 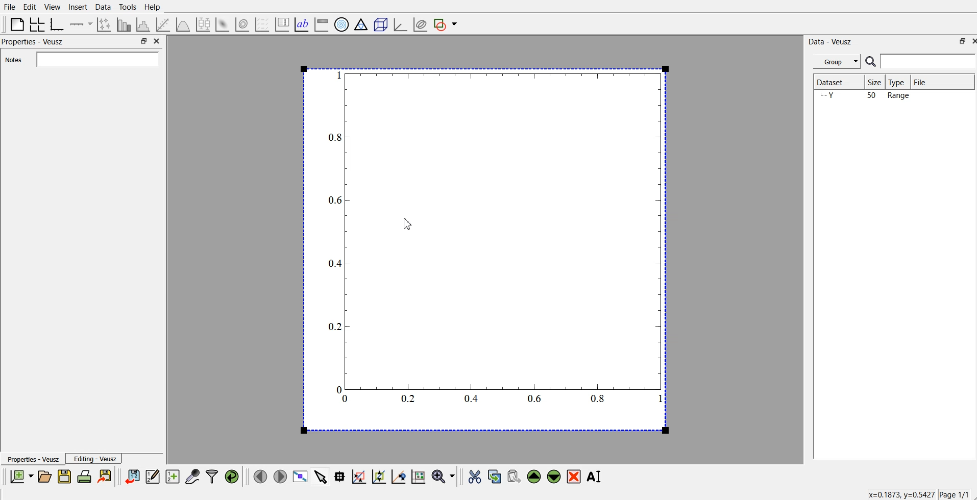 I want to click on 3d scenes, so click(x=379, y=22).